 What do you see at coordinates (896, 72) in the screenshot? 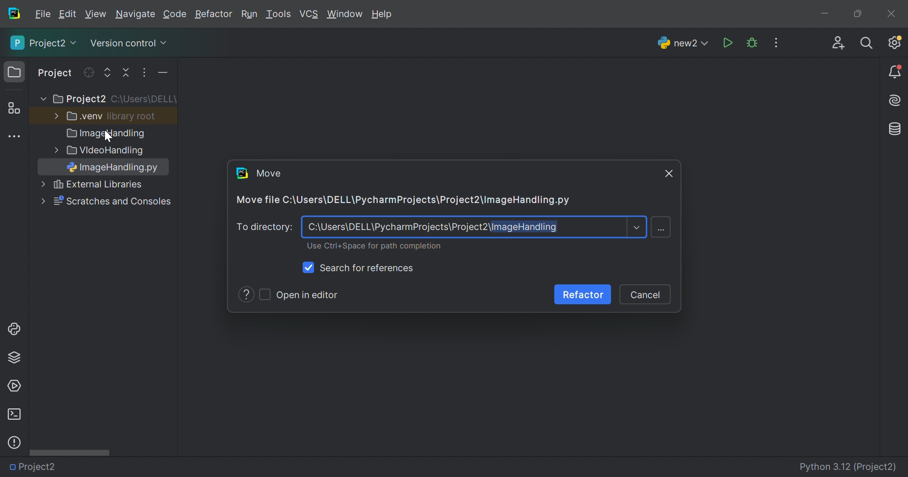
I see `Notifications` at bounding box center [896, 72].